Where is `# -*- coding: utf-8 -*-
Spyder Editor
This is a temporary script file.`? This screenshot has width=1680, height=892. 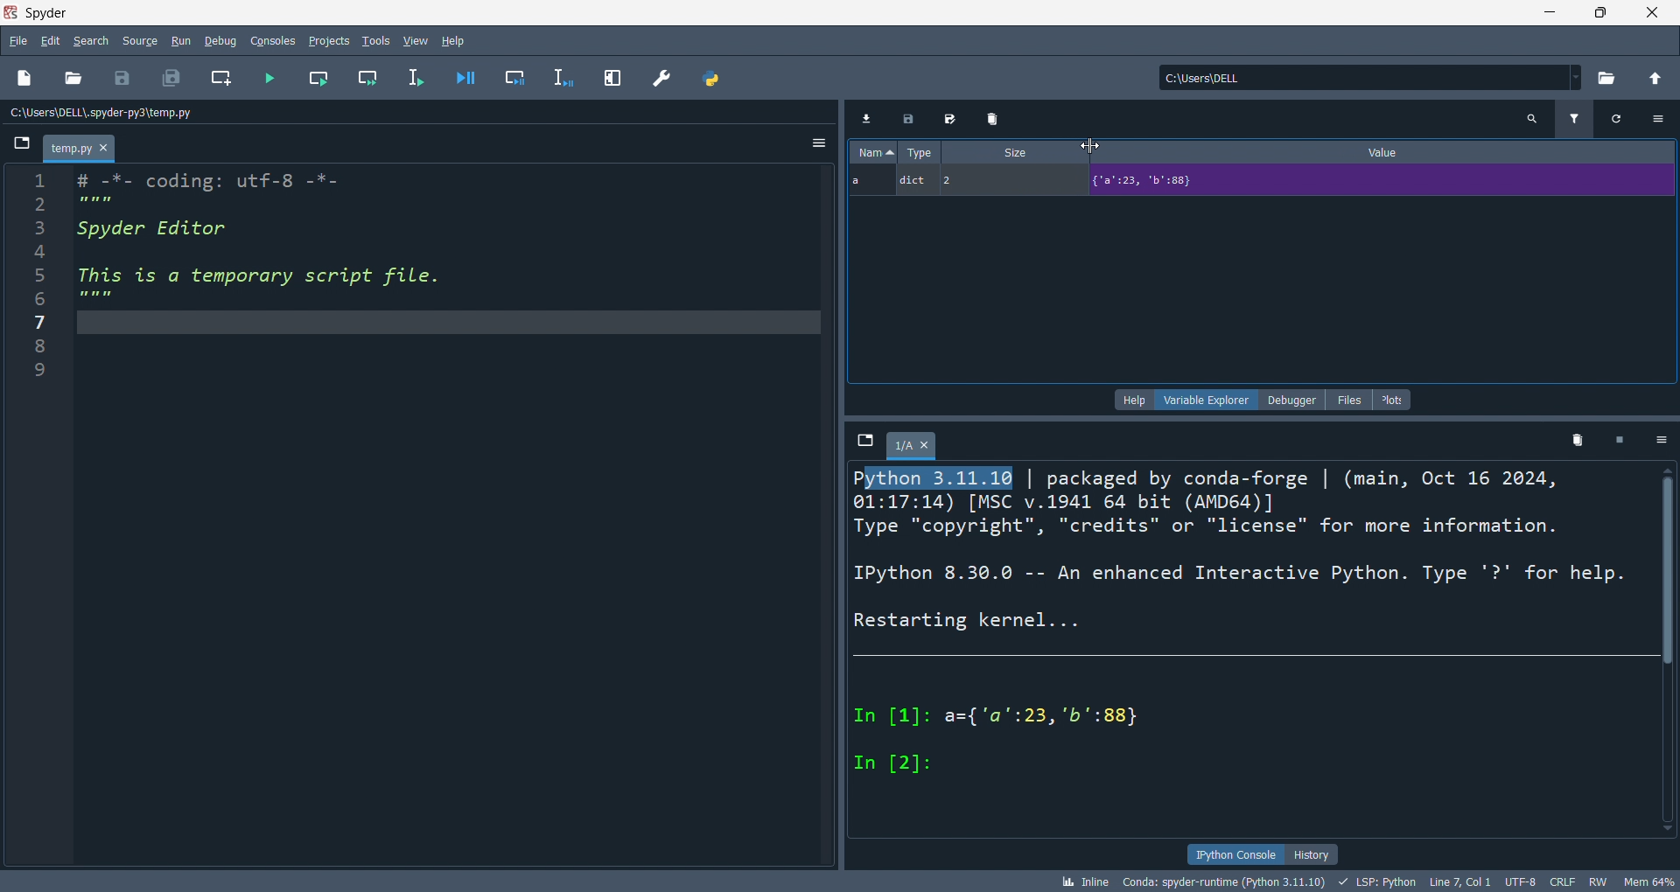
# -*- coding: utf-8 -*-
Spyder Editor
This is a temporary script file. is located at coordinates (272, 238).